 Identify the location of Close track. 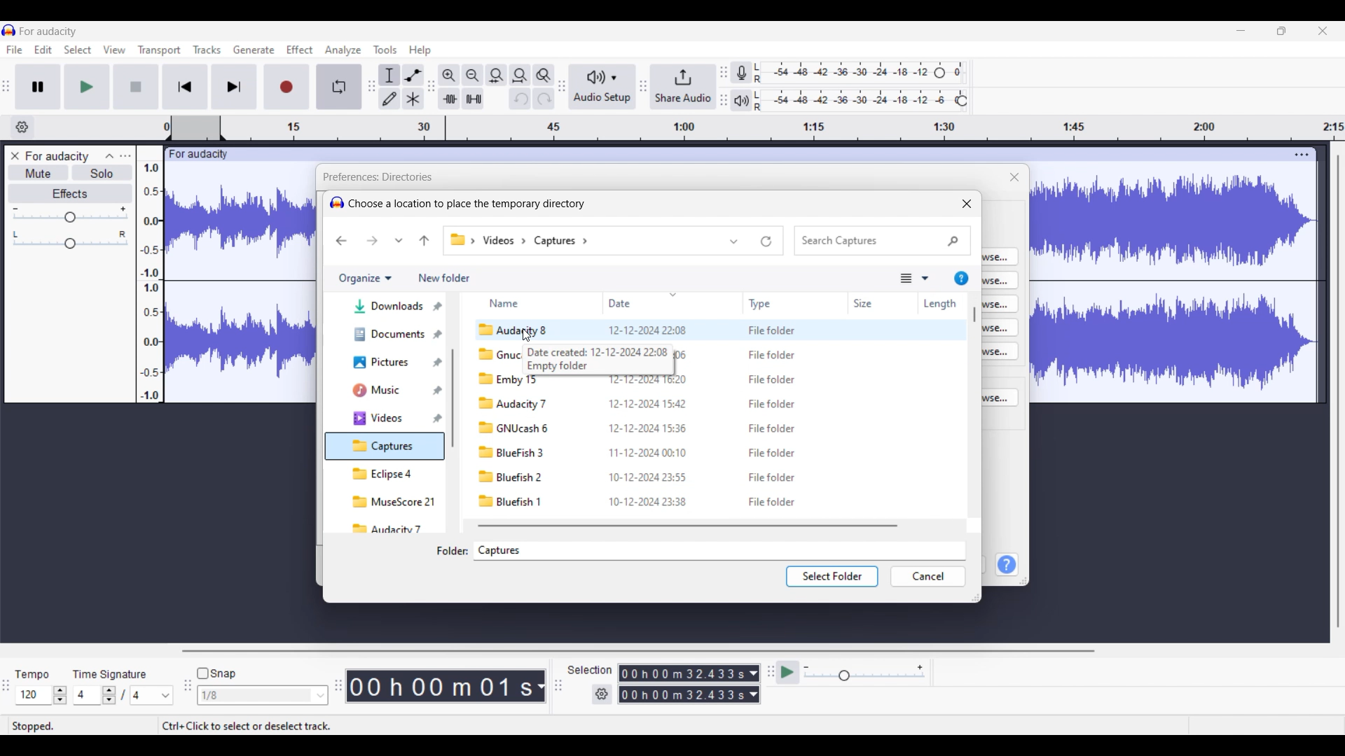
(15, 156).